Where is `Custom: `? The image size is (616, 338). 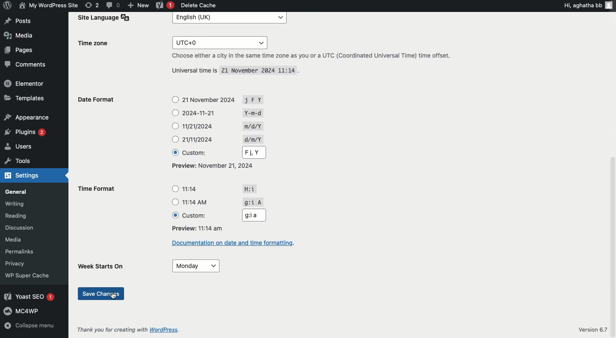 Custom:  is located at coordinates (195, 153).